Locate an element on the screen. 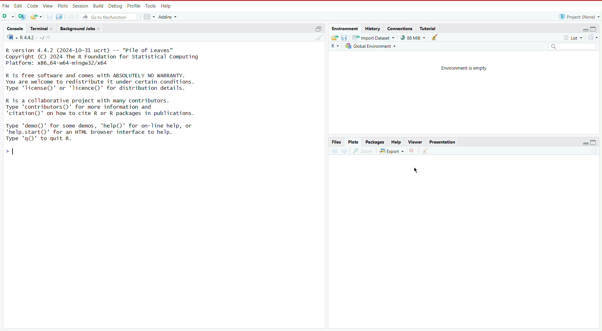 The image size is (602, 331).  is located at coordinates (572, 47).